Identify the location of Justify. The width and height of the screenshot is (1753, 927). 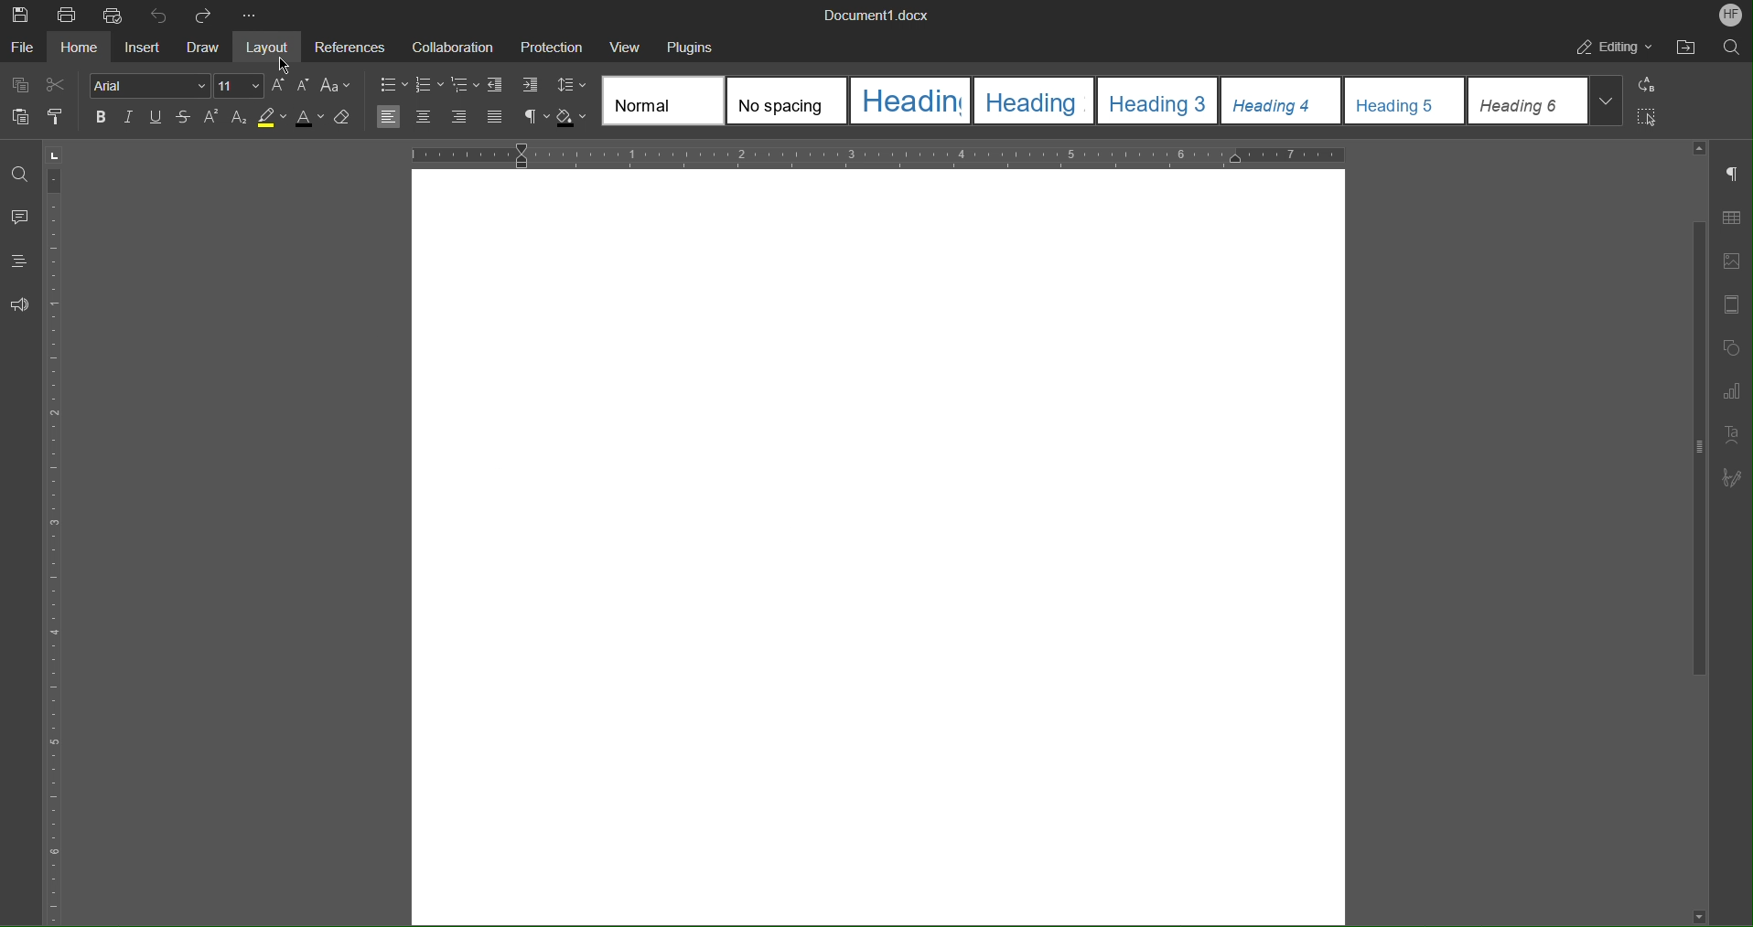
(494, 117).